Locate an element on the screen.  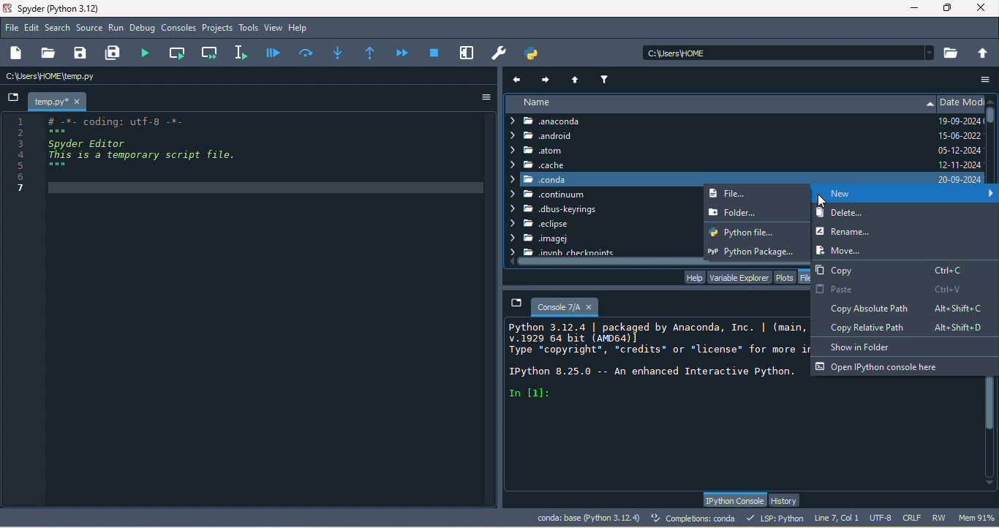
name is located at coordinates (719, 105).